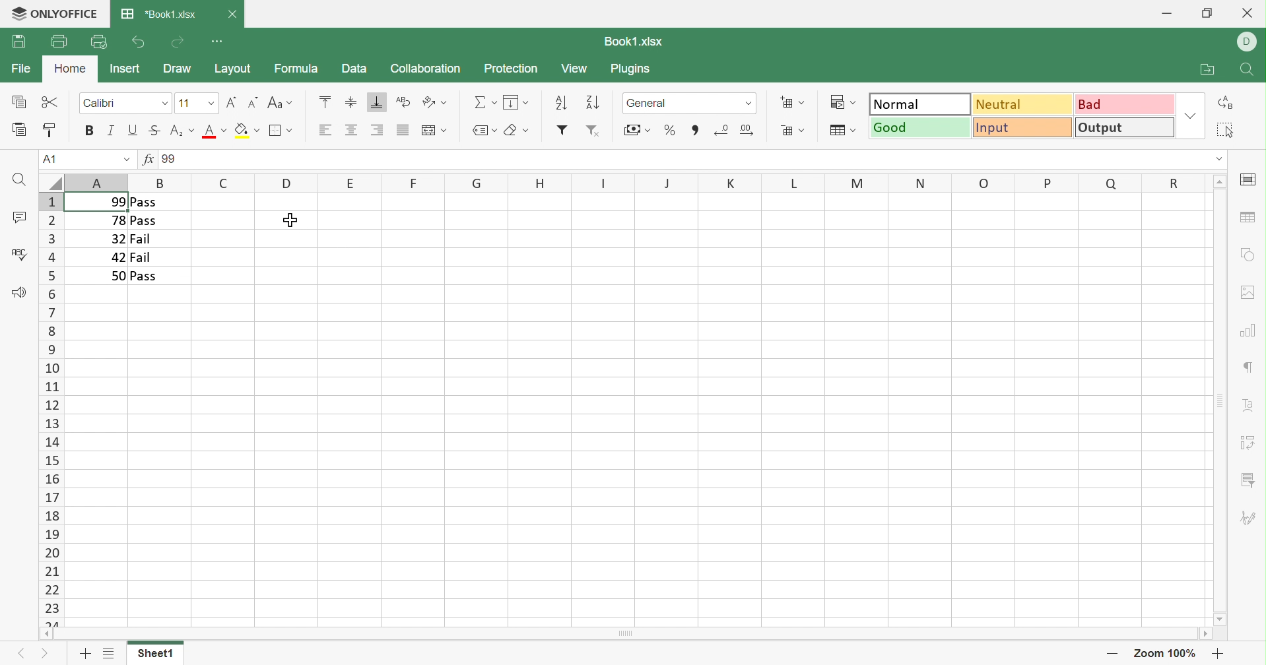 The width and height of the screenshot is (1266, 665). I want to click on Font, so click(125, 102).